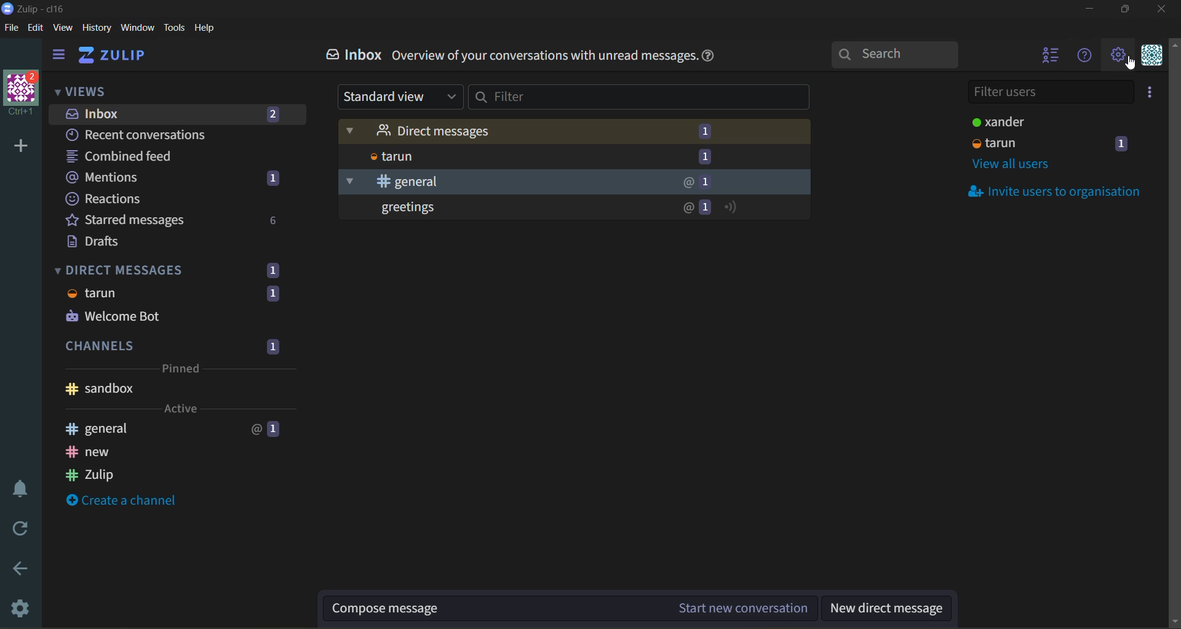 The image size is (1181, 629). Describe the element at coordinates (352, 56) in the screenshot. I see `inbox` at that location.